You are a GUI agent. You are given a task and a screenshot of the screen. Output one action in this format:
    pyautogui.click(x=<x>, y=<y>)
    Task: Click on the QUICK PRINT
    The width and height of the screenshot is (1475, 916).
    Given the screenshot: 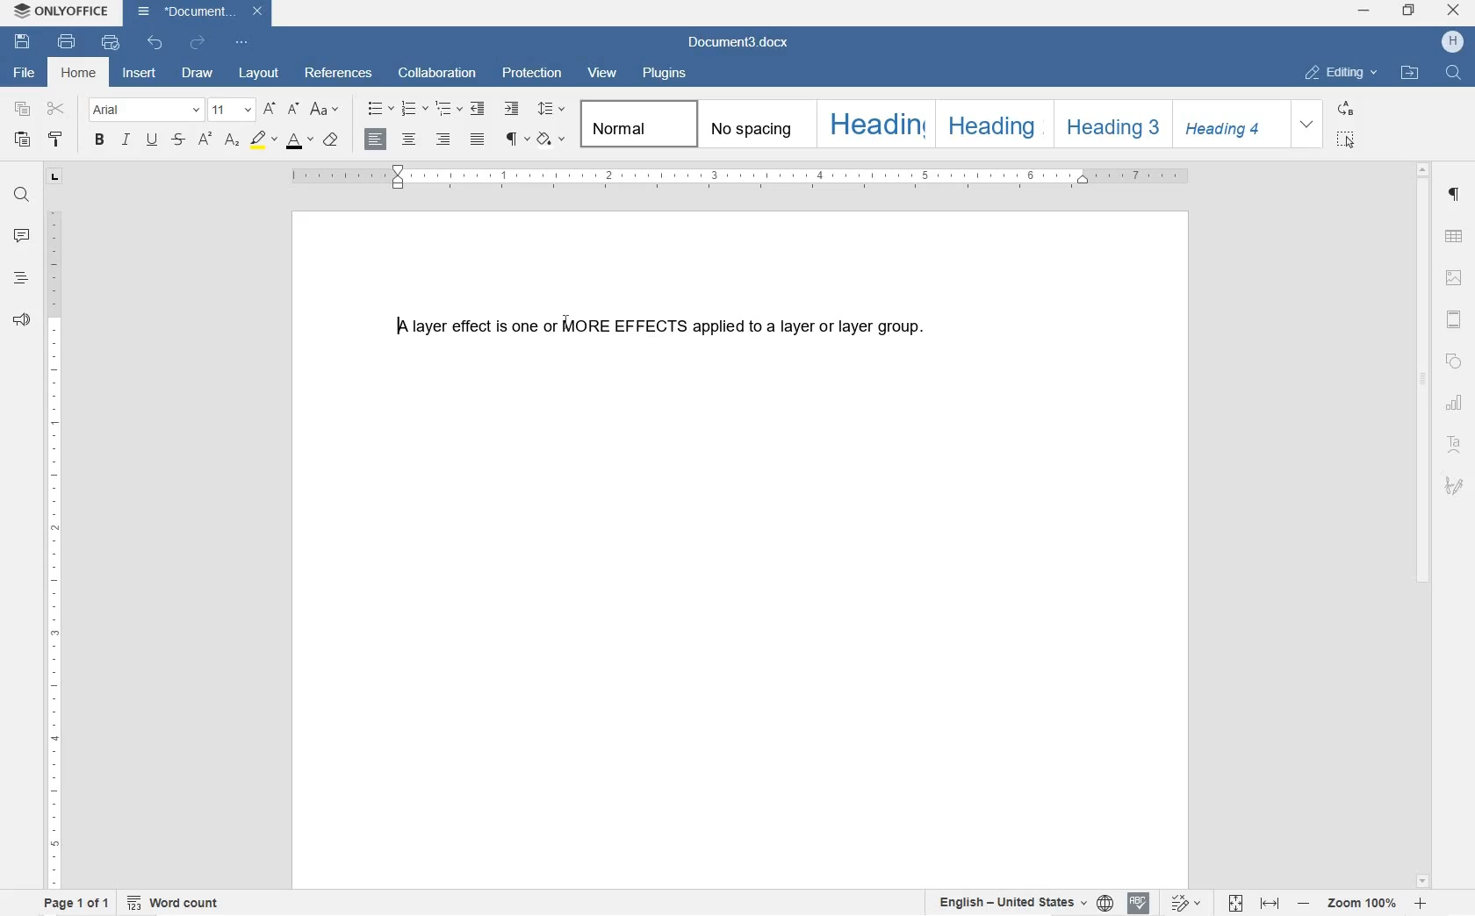 What is the action you would take?
    pyautogui.click(x=110, y=44)
    